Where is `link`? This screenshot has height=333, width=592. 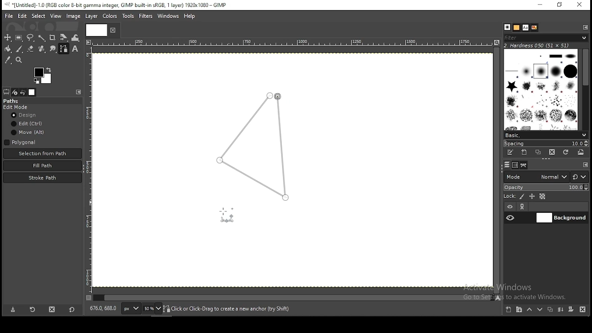
link is located at coordinates (523, 207).